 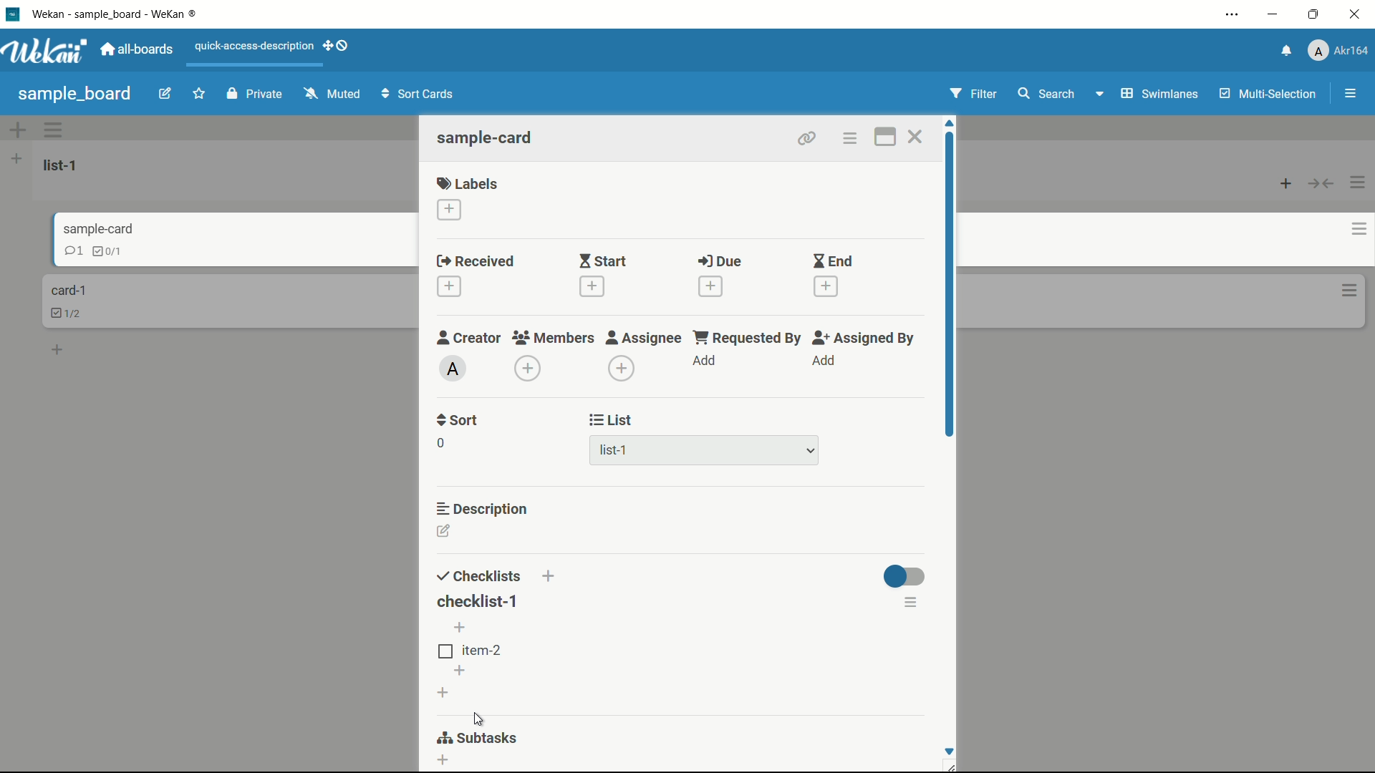 What do you see at coordinates (486, 137) in the screenshot?
I see `card name` at bounding box center [486, 137].